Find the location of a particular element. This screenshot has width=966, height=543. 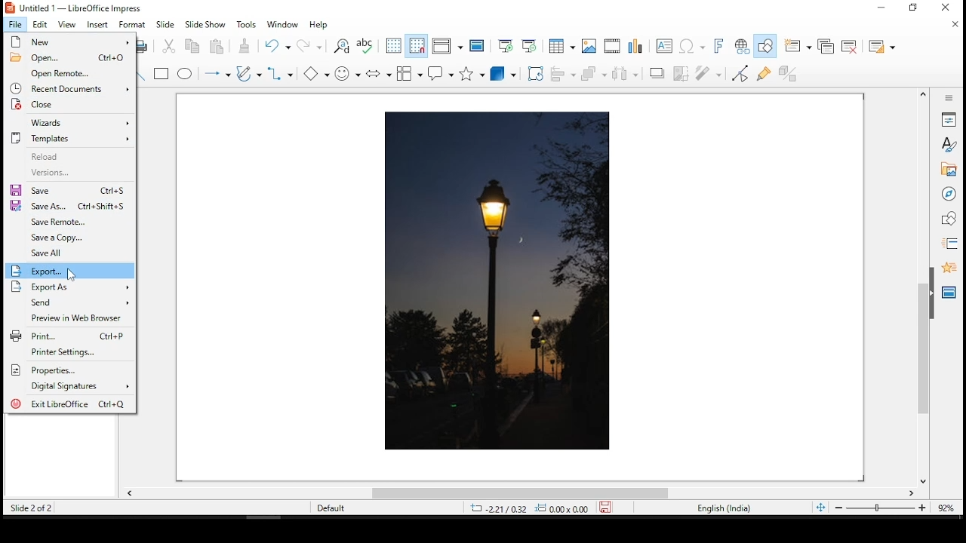

wizards is located at coordinates (73, 123).